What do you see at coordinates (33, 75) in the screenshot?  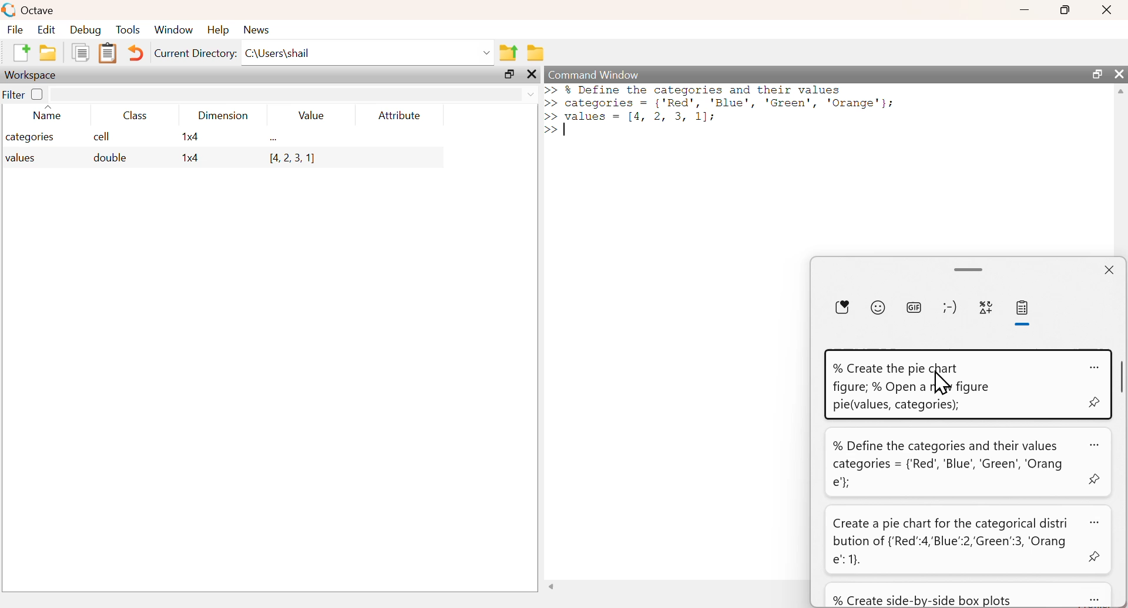 I see `Workspace` at bounding box center [33, 75].